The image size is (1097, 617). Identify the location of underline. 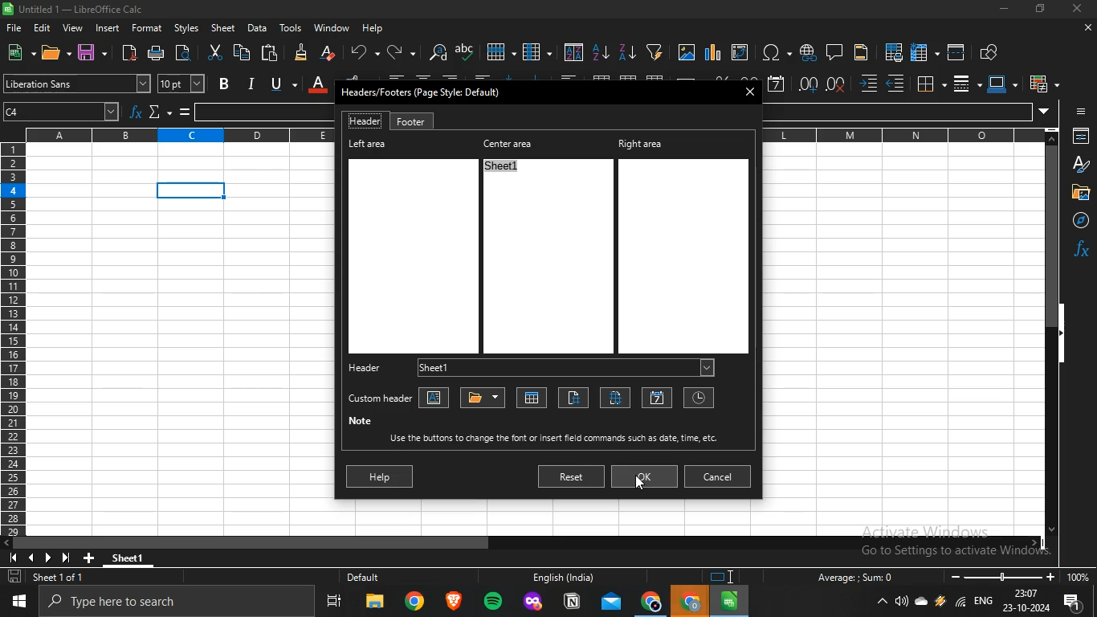
(276, 82).